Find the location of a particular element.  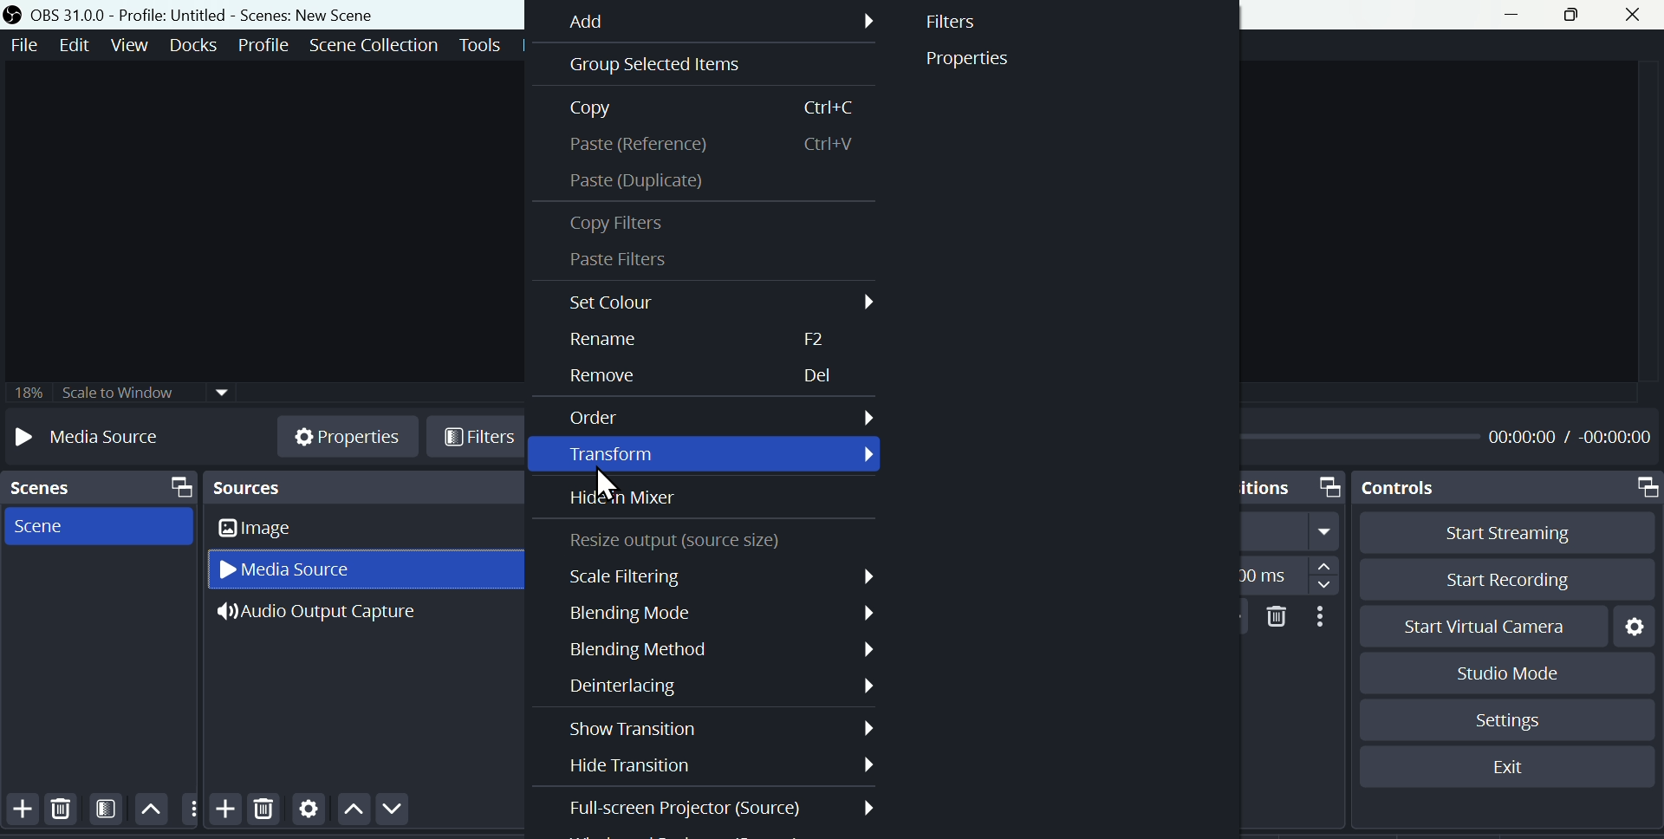

maximise is located at coordinates (1575, 16).